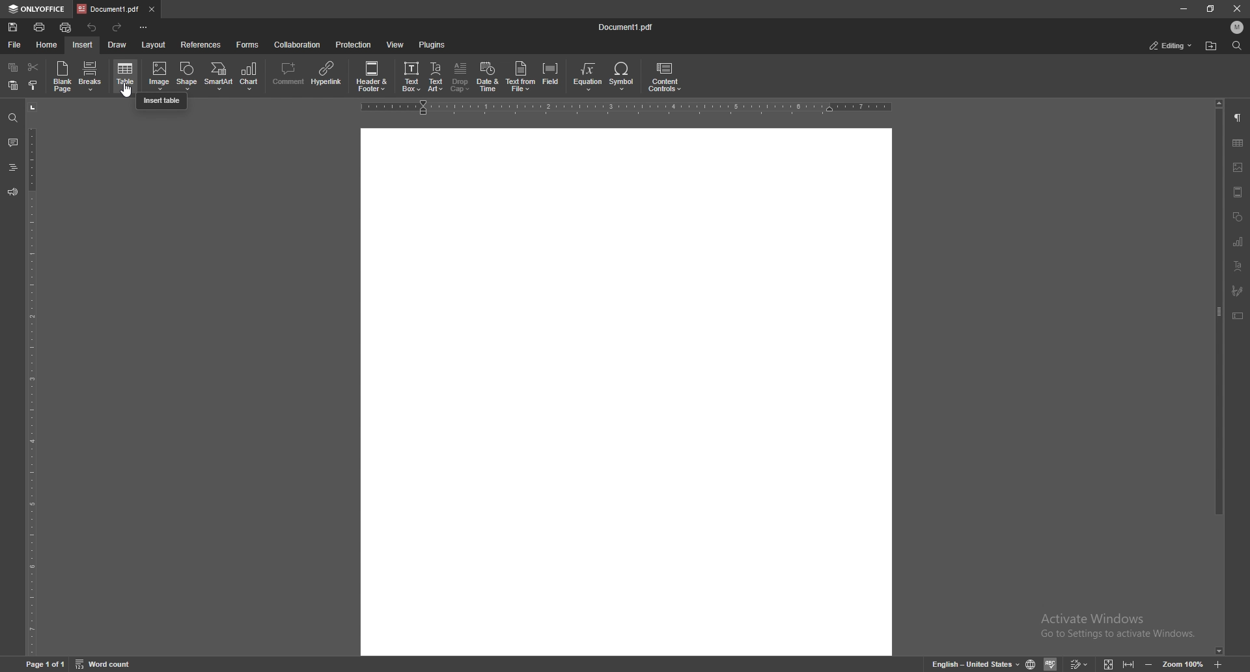  Describe the element at coordinates (12, 117) in the screenshot. I see `find` at that location.